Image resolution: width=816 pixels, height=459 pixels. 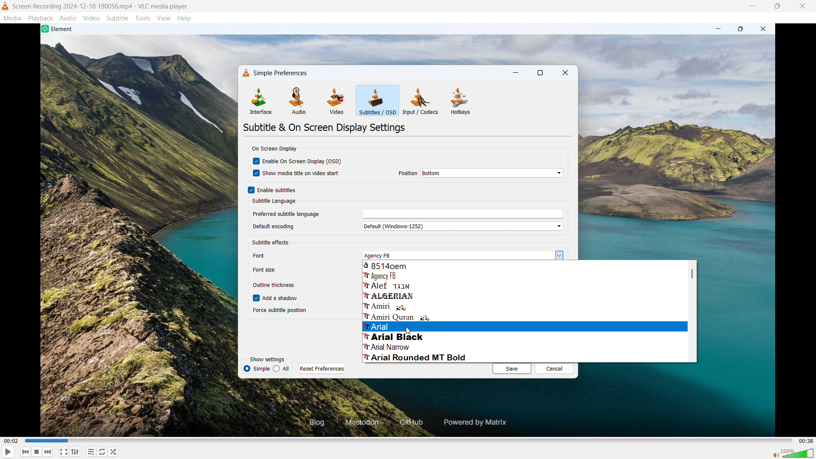 I want to click on 8514oem, so click(x=524, y=265).